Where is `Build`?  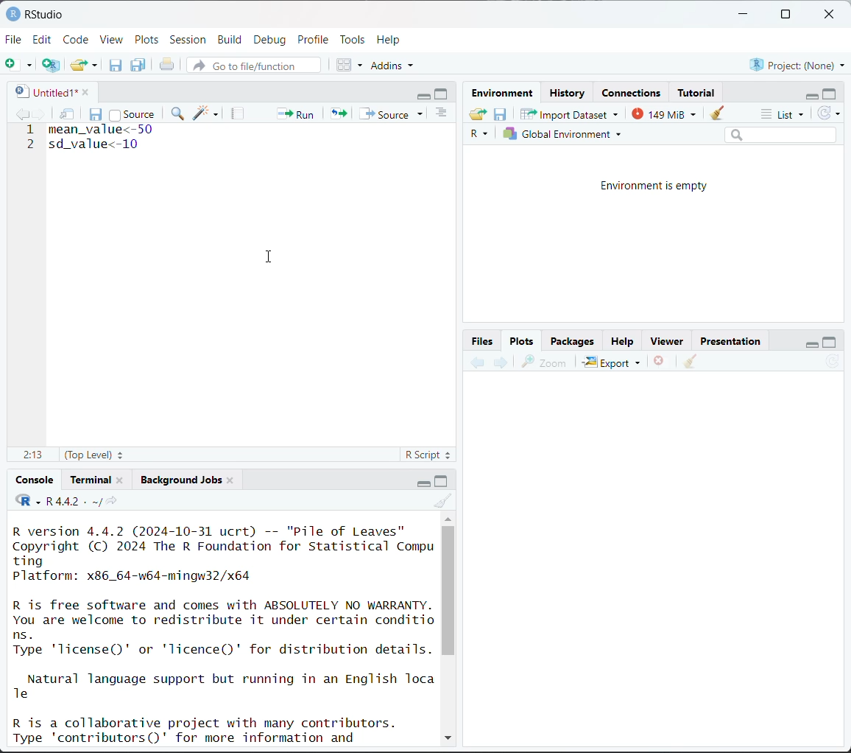
Build is located at coordinates (232, 40).